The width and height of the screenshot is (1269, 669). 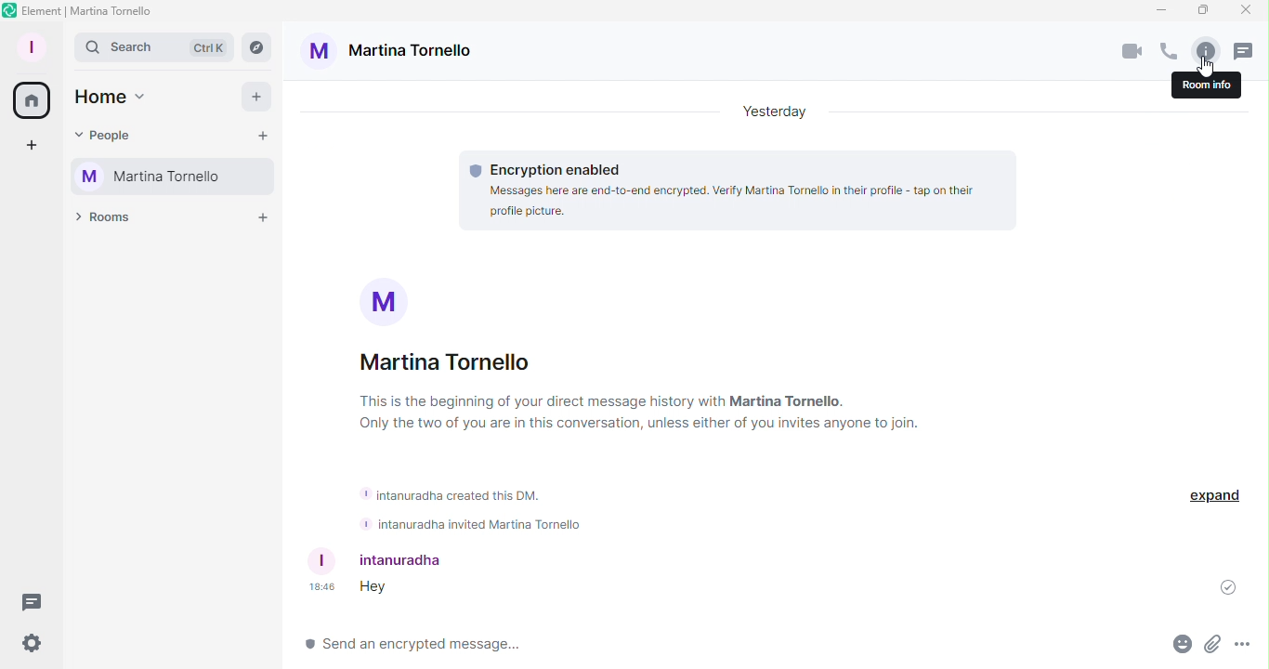 What do you see at coordinates (1160, 12) in the screenshot?
I see `Minimize` at bounding box center [1160, 12].